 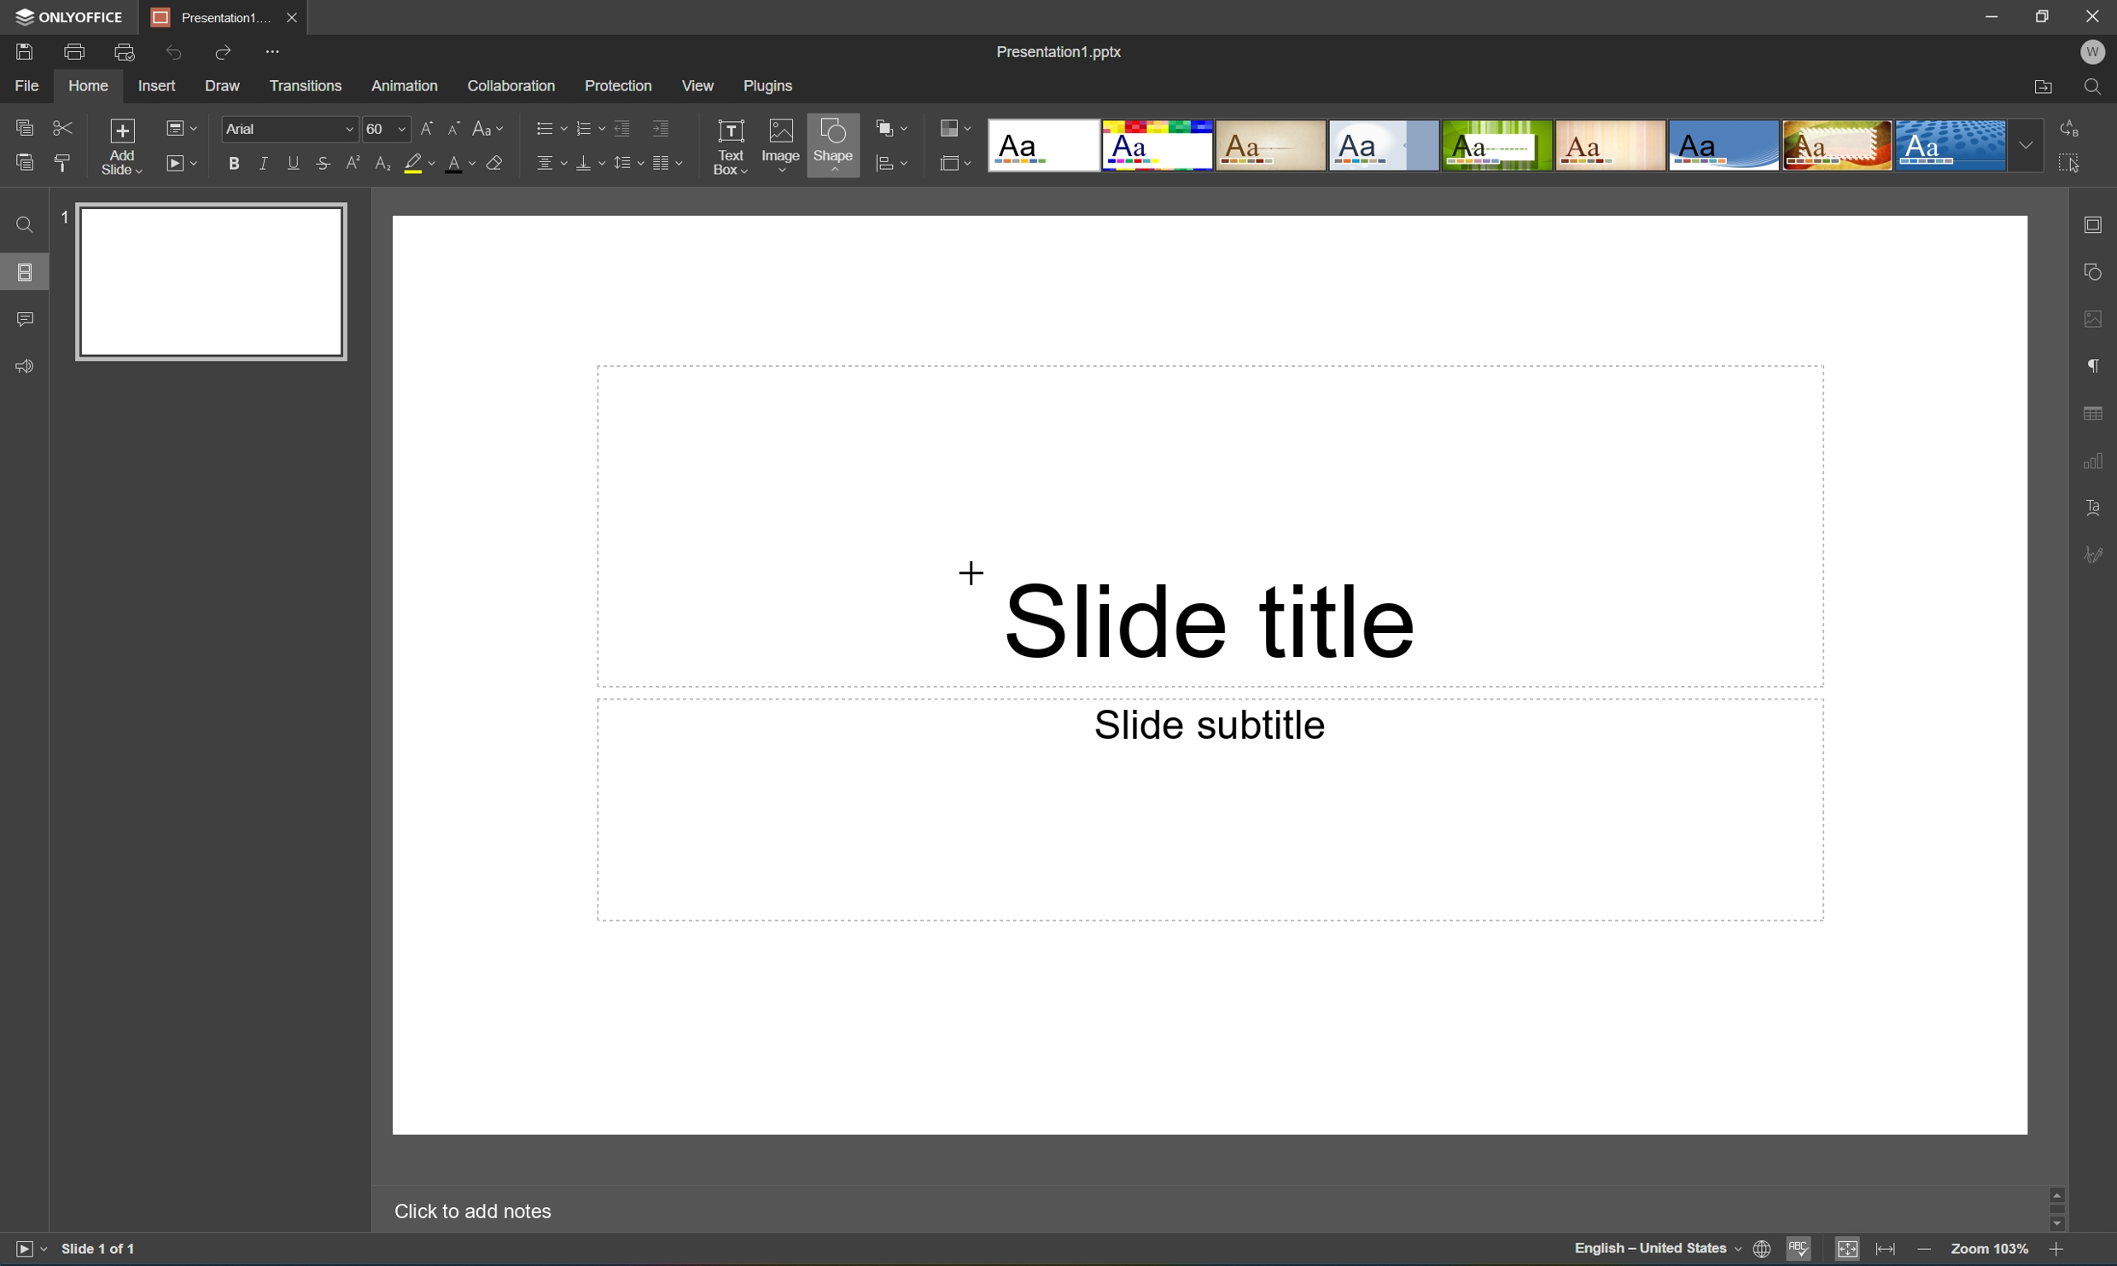 I want to click on Cursor, so click(x=971, y=572).